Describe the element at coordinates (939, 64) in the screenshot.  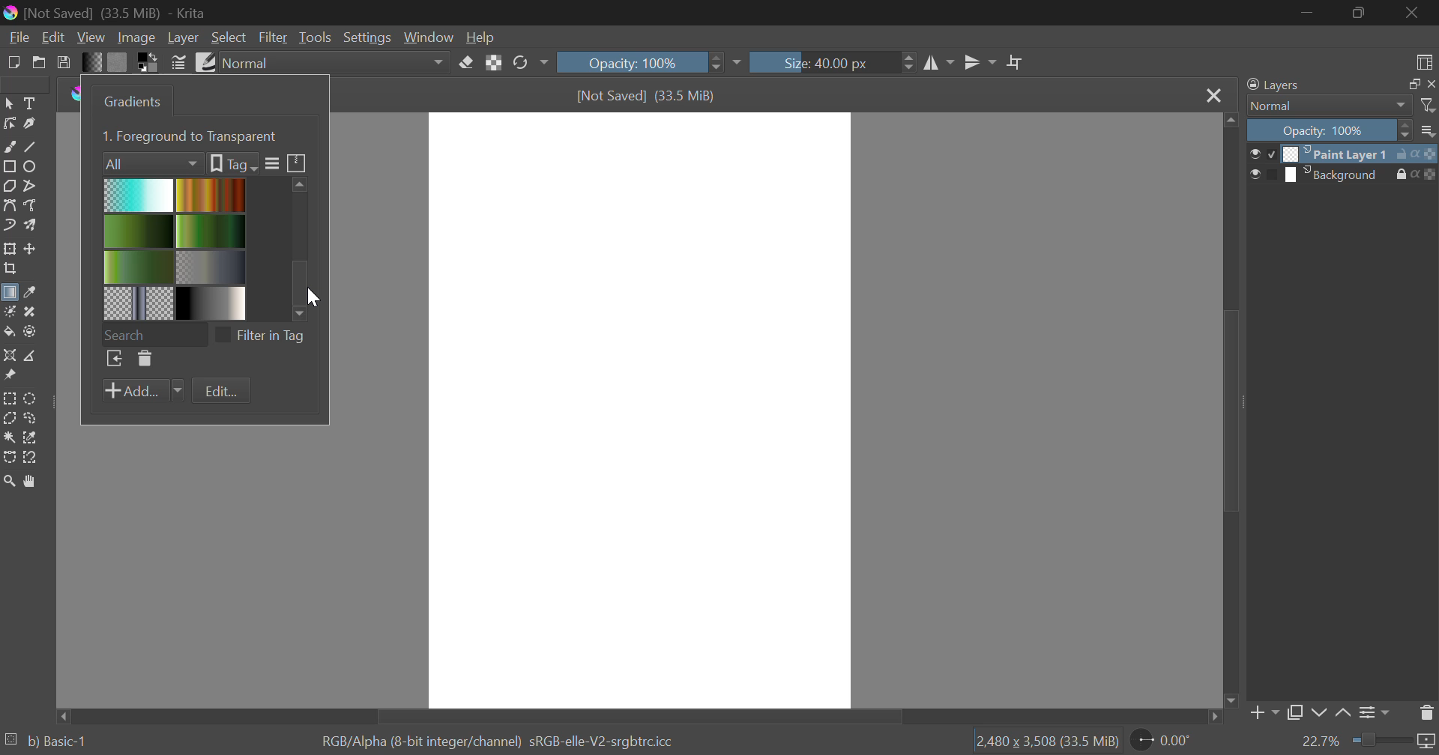
I see `Vertical Mirror Flip` at that location.